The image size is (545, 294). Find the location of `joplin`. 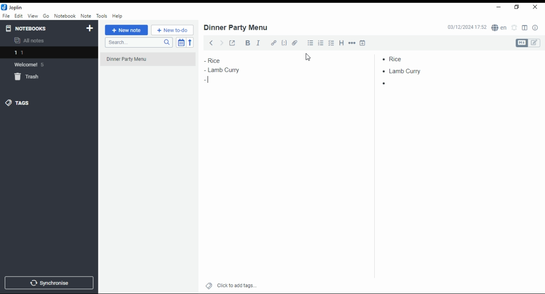

joplin is located at coordinates (12, 7).